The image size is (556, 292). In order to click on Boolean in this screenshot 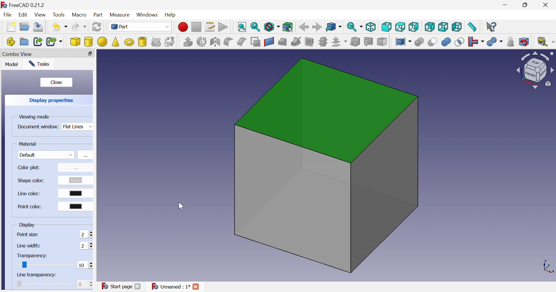, I will do `click(420, 42)`.